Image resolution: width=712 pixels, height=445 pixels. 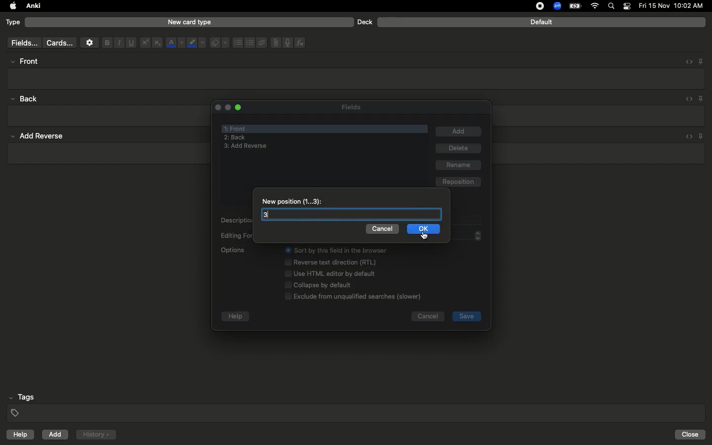 I want to click on Close, so click(x=692, y=435).